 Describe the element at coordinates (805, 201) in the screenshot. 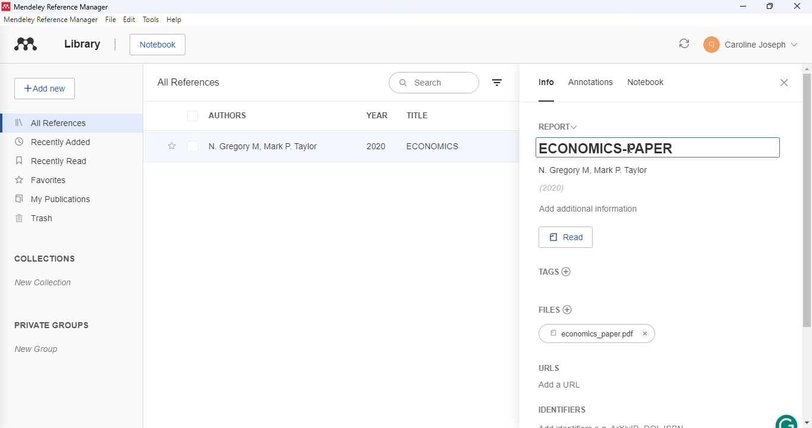

I see `vertical scroll bar` at that location.